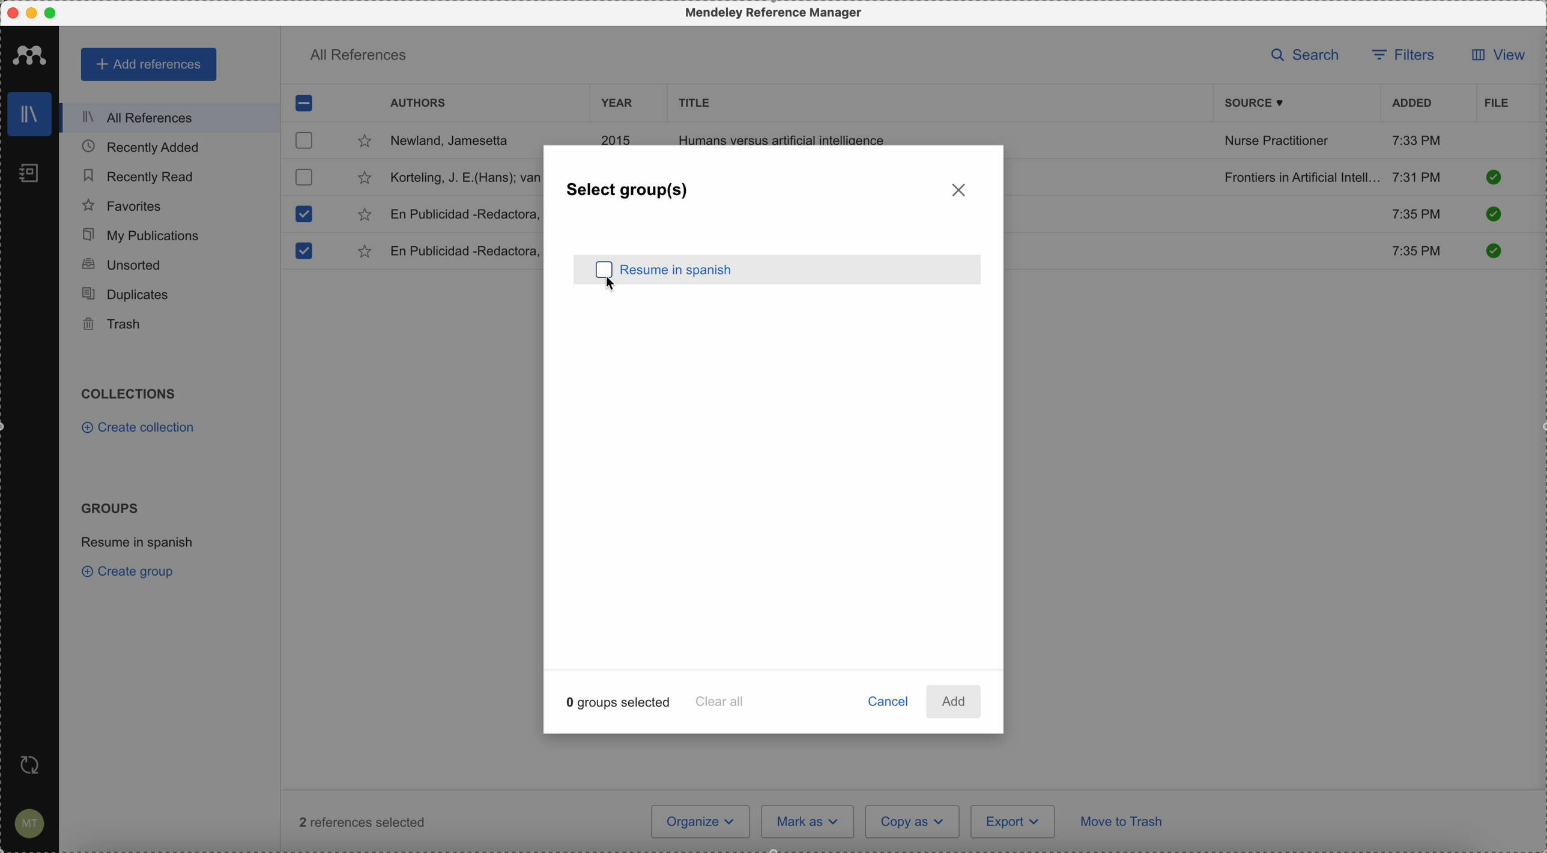 The image size is (1547, 853). What do you see at coordinates (913, 822) in the screenshot?
I see `copy as` at bounding box center [913, 822].